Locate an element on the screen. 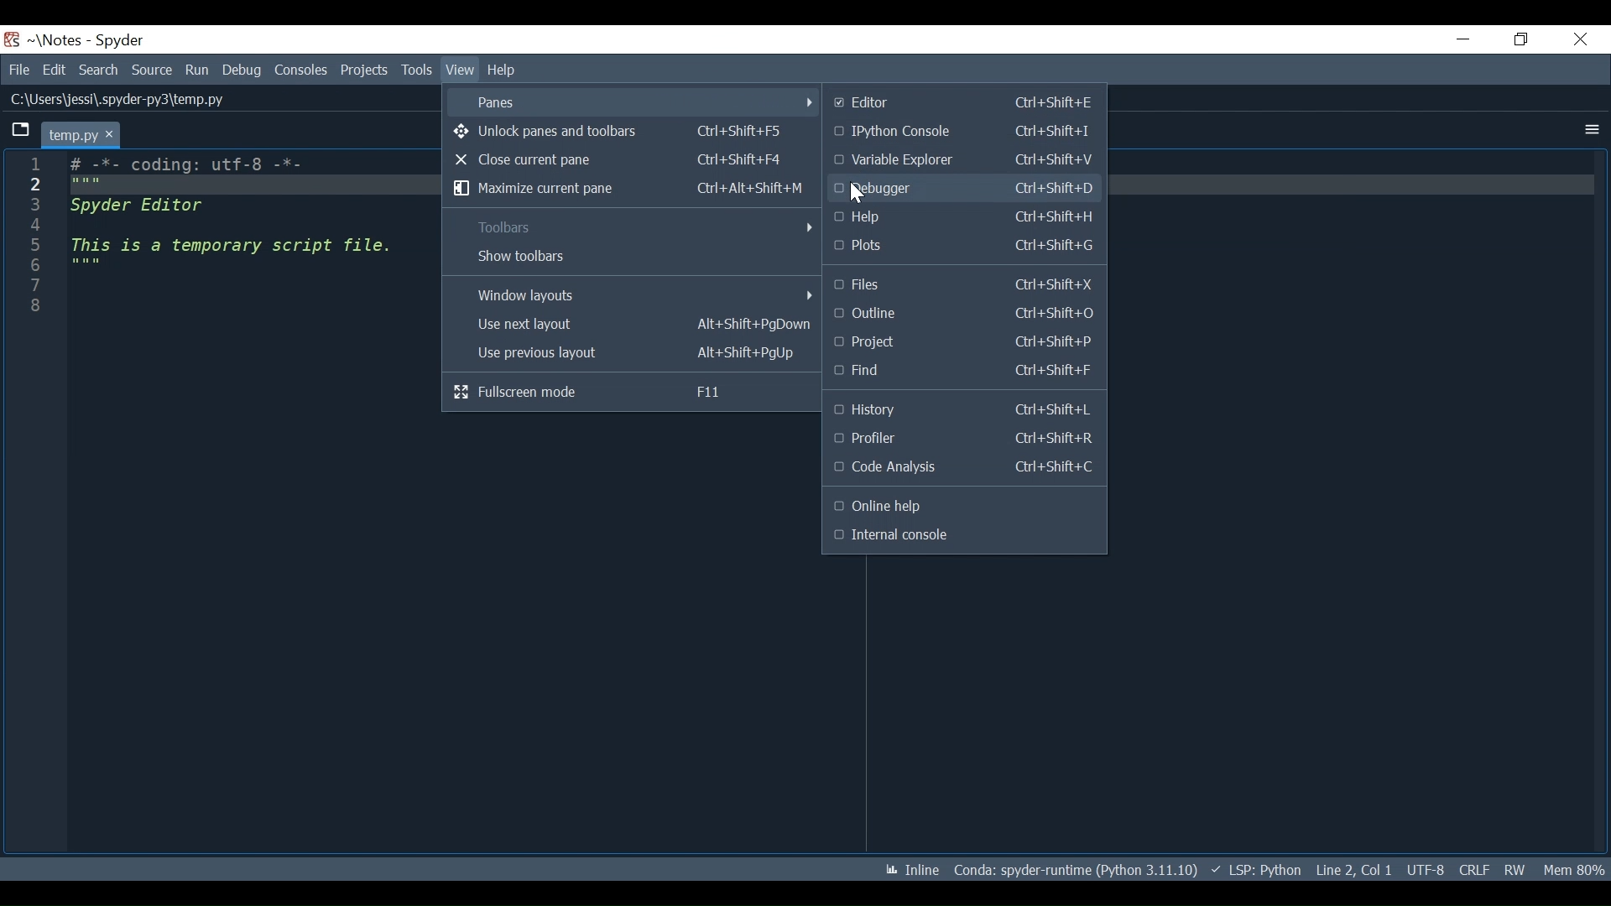 The image size is (1611, 906). Use Previous layout is located at coordinates (632, 353).